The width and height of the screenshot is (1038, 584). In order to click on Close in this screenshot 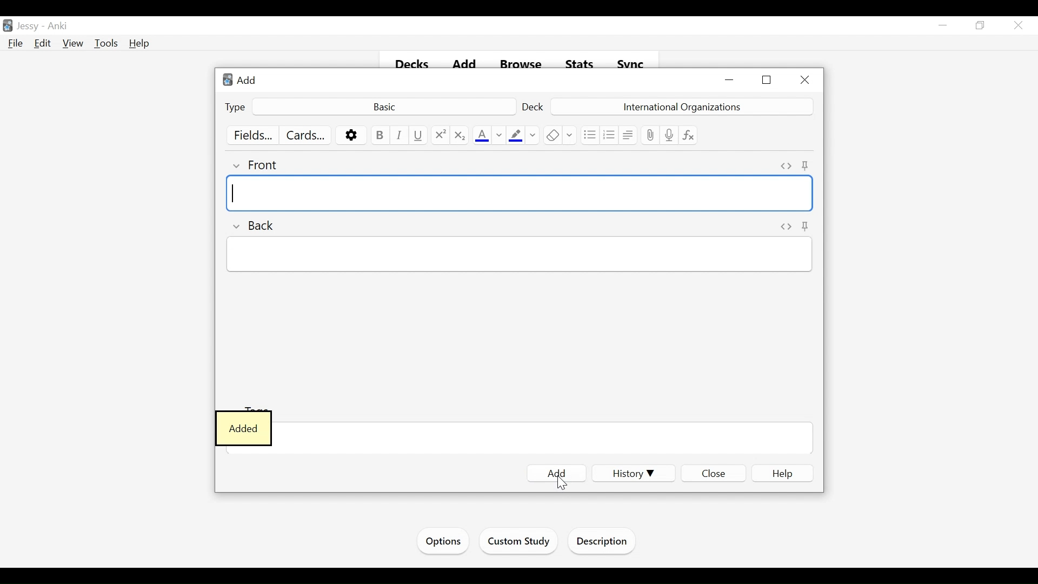, I will do `click(1020, 25)`.